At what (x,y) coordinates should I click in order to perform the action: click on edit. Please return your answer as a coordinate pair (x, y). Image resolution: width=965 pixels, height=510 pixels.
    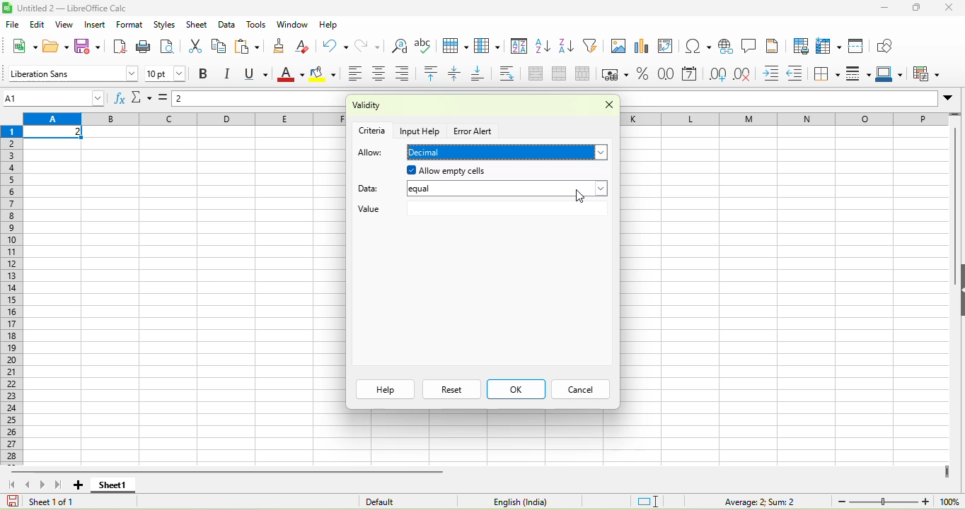
    Looking at the image, I should click on (37, 24).